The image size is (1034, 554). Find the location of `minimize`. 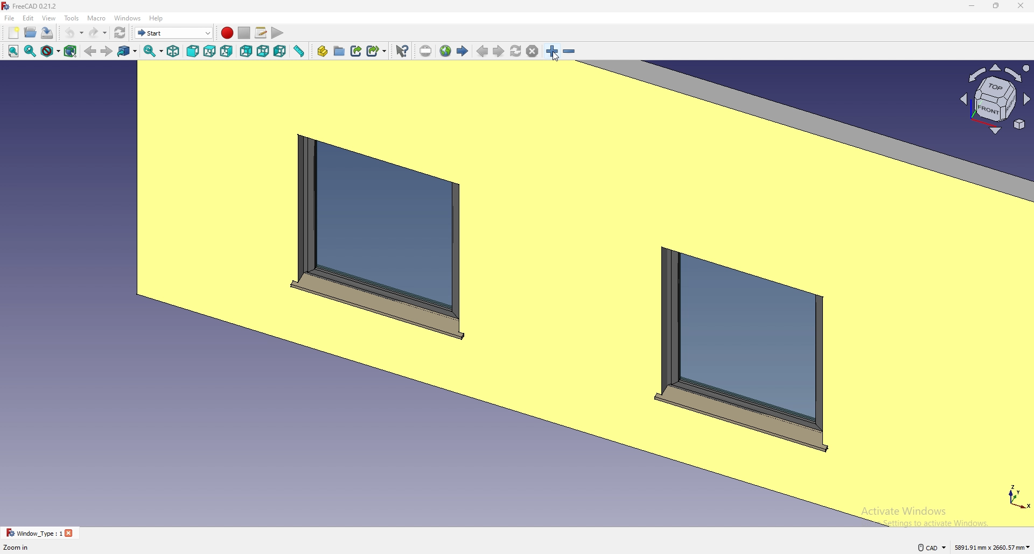

minimize is located at coordinates (973, 6).